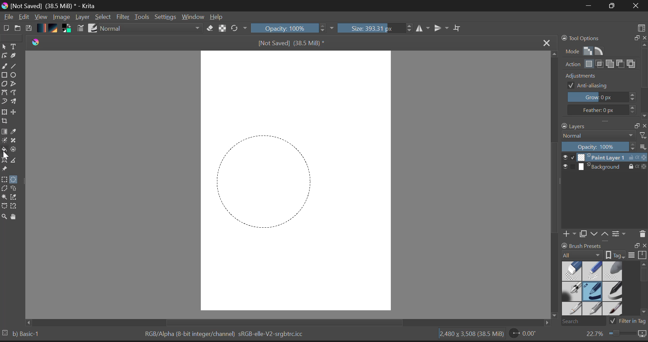 The width and height of the screenshot is (648, 342). I want to click on Pattern, so click(54, 29).